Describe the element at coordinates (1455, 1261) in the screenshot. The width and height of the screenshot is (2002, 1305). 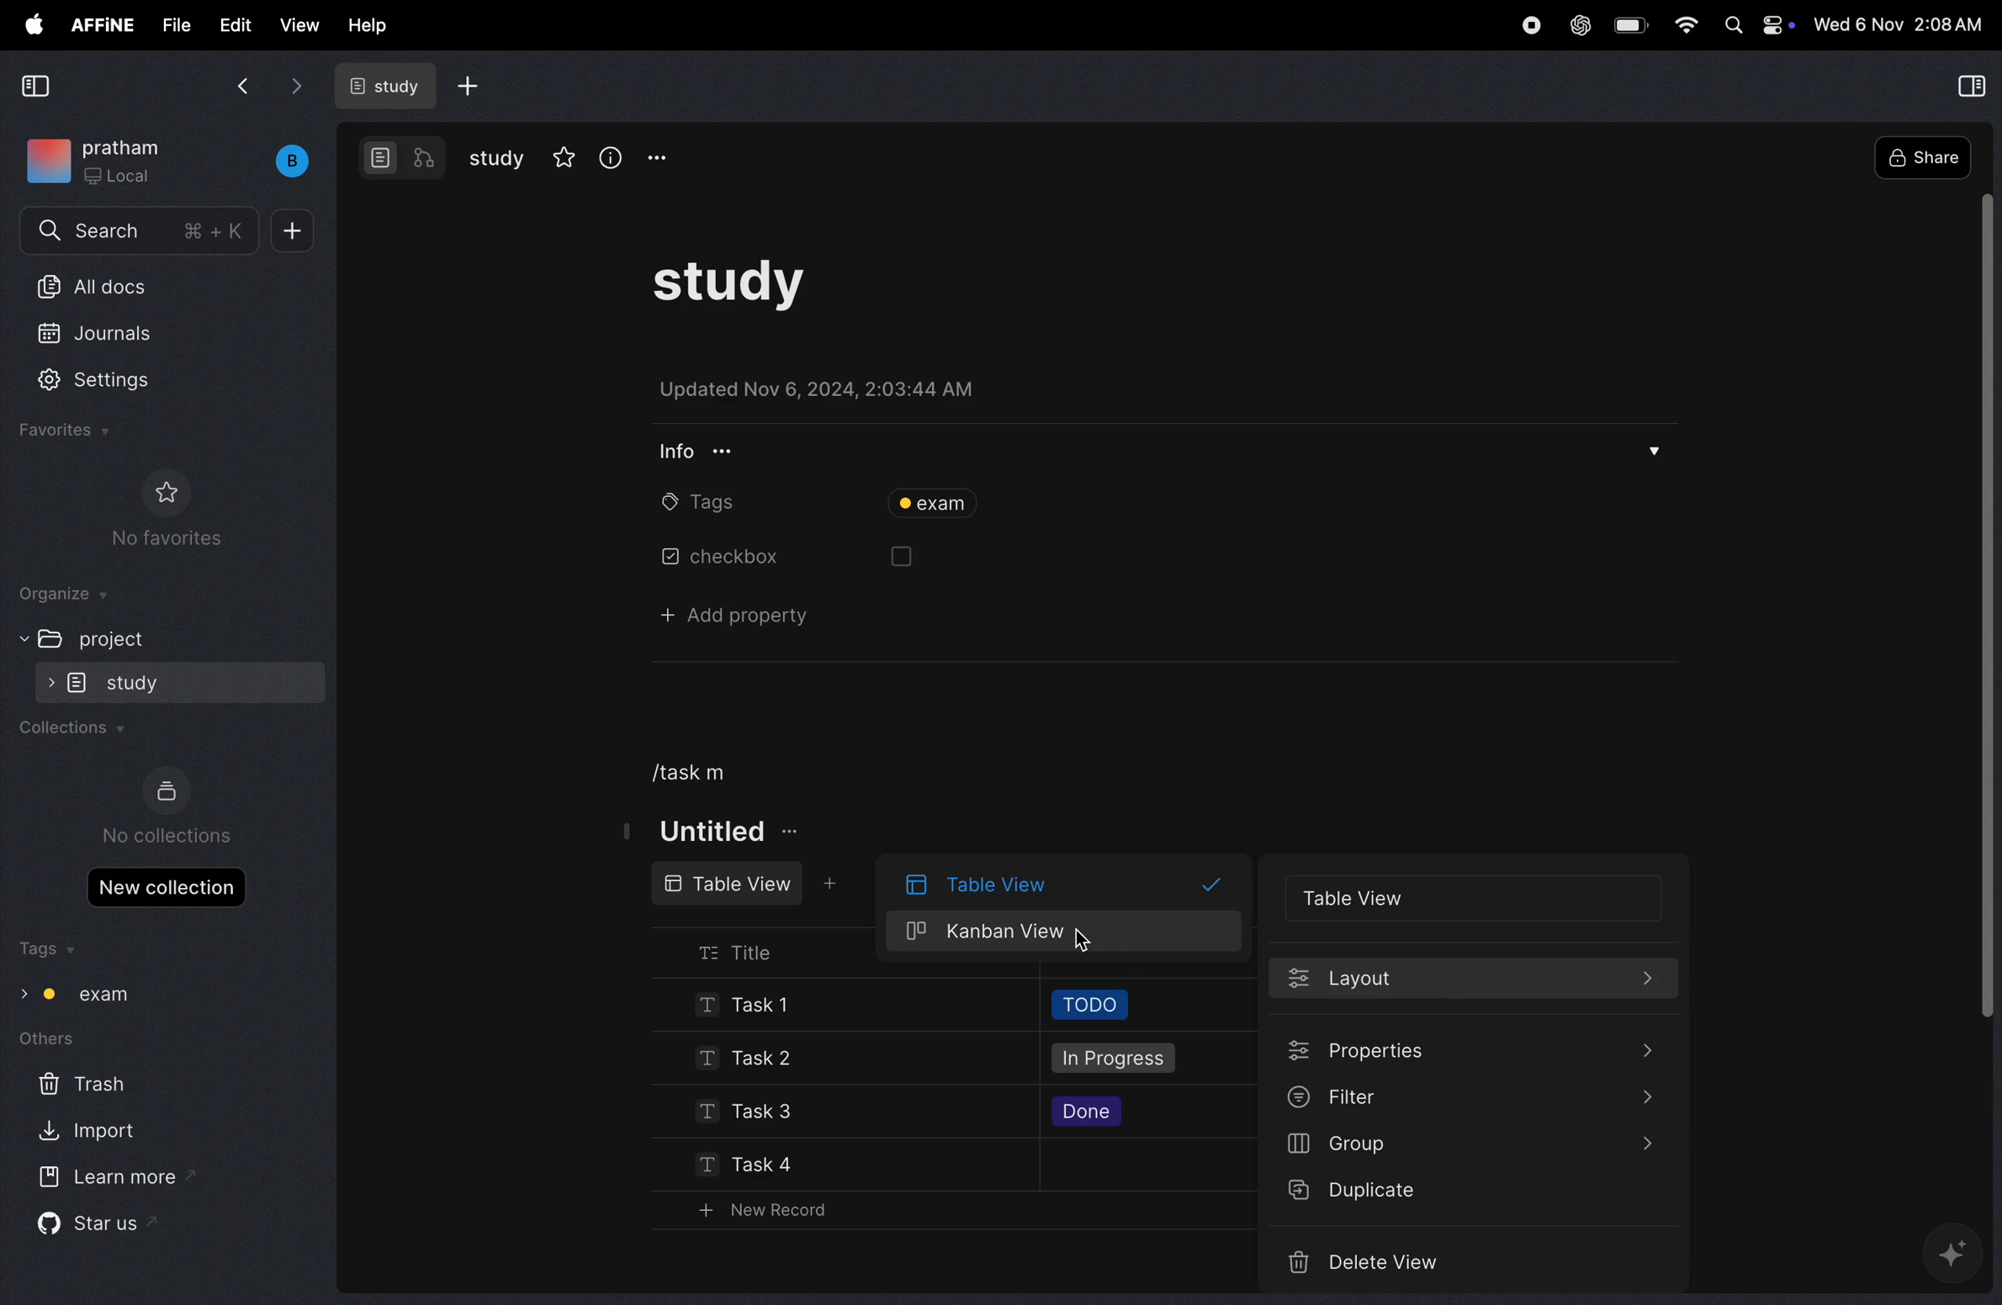
I see `delete videos` at that location.